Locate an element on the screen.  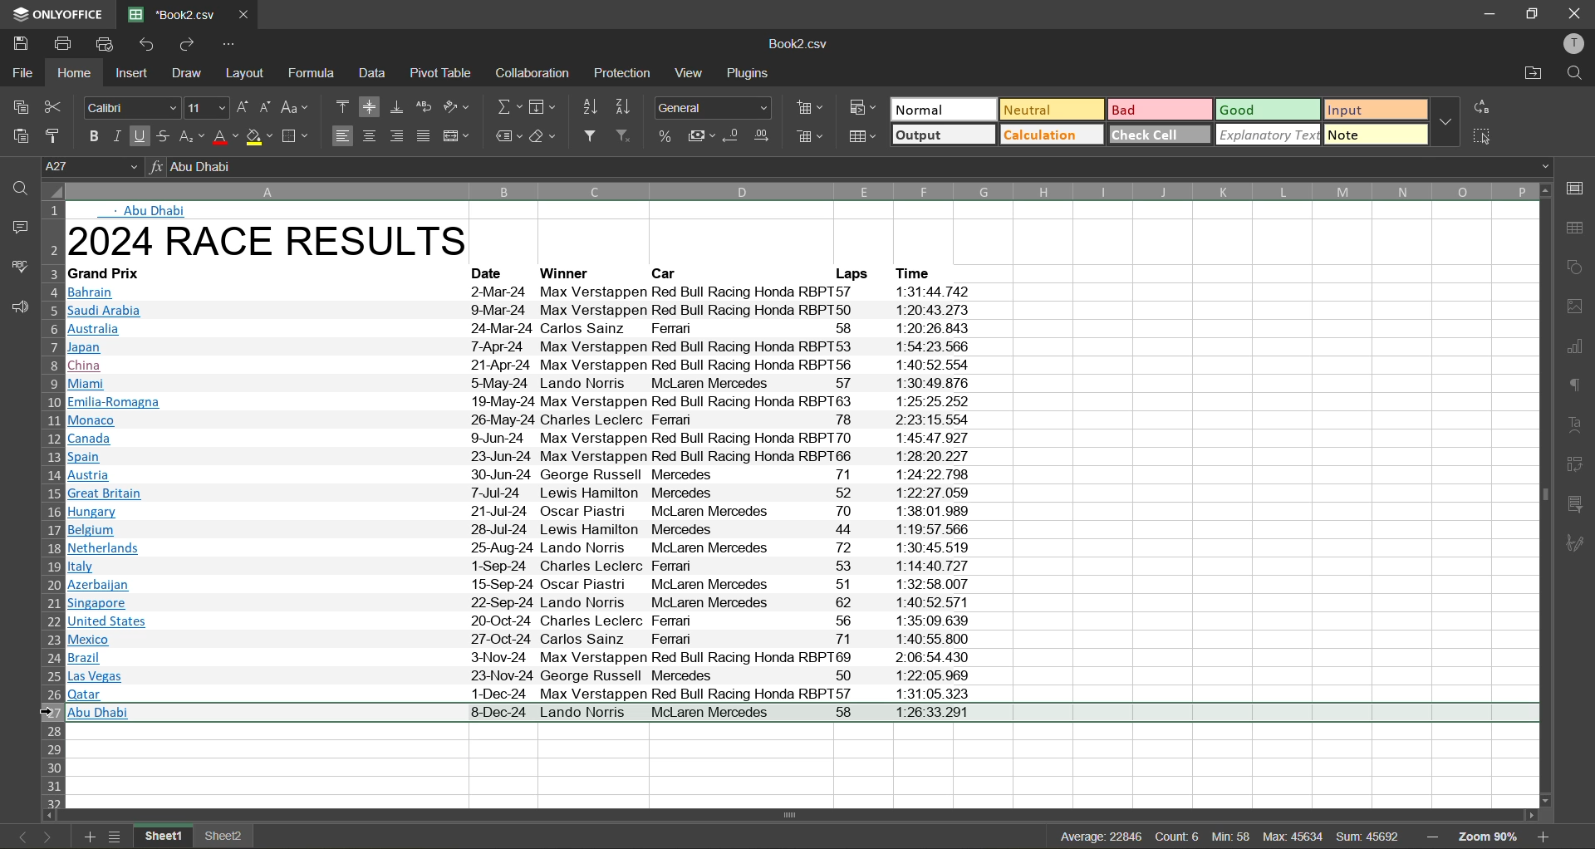
layout is located at coordinates (249, 73).